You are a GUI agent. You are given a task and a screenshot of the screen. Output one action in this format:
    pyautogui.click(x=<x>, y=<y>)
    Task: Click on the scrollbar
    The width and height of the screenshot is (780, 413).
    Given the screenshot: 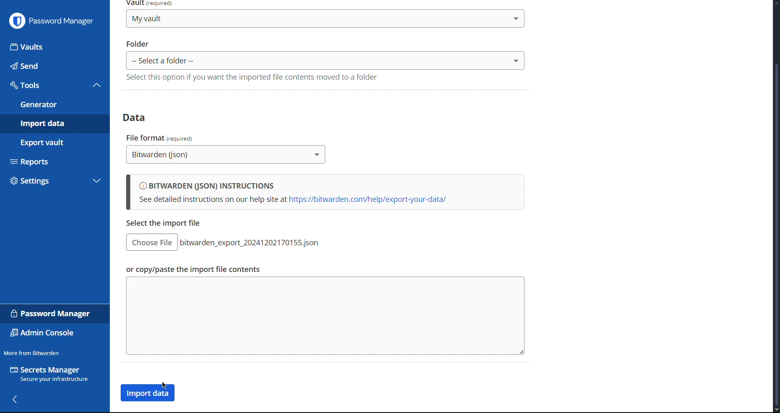 What is the action you would take?
    pyautogui.click(x=775, y=234)
    